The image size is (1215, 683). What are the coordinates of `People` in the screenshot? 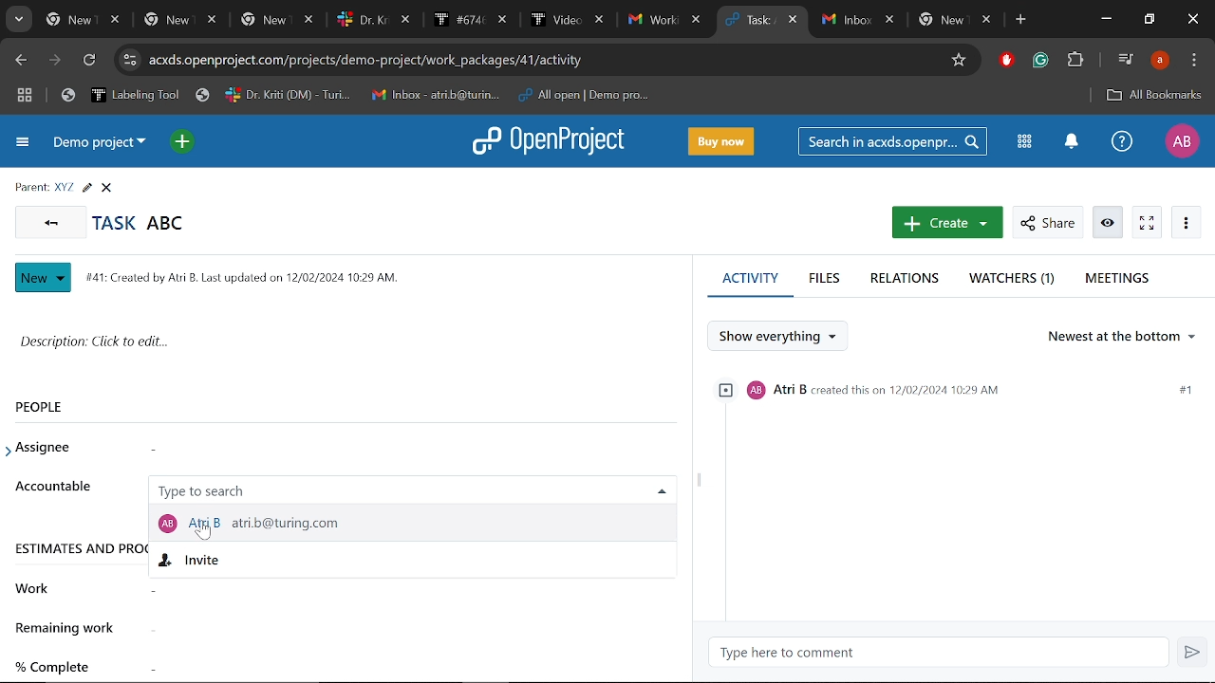 It's located at (94, 407).